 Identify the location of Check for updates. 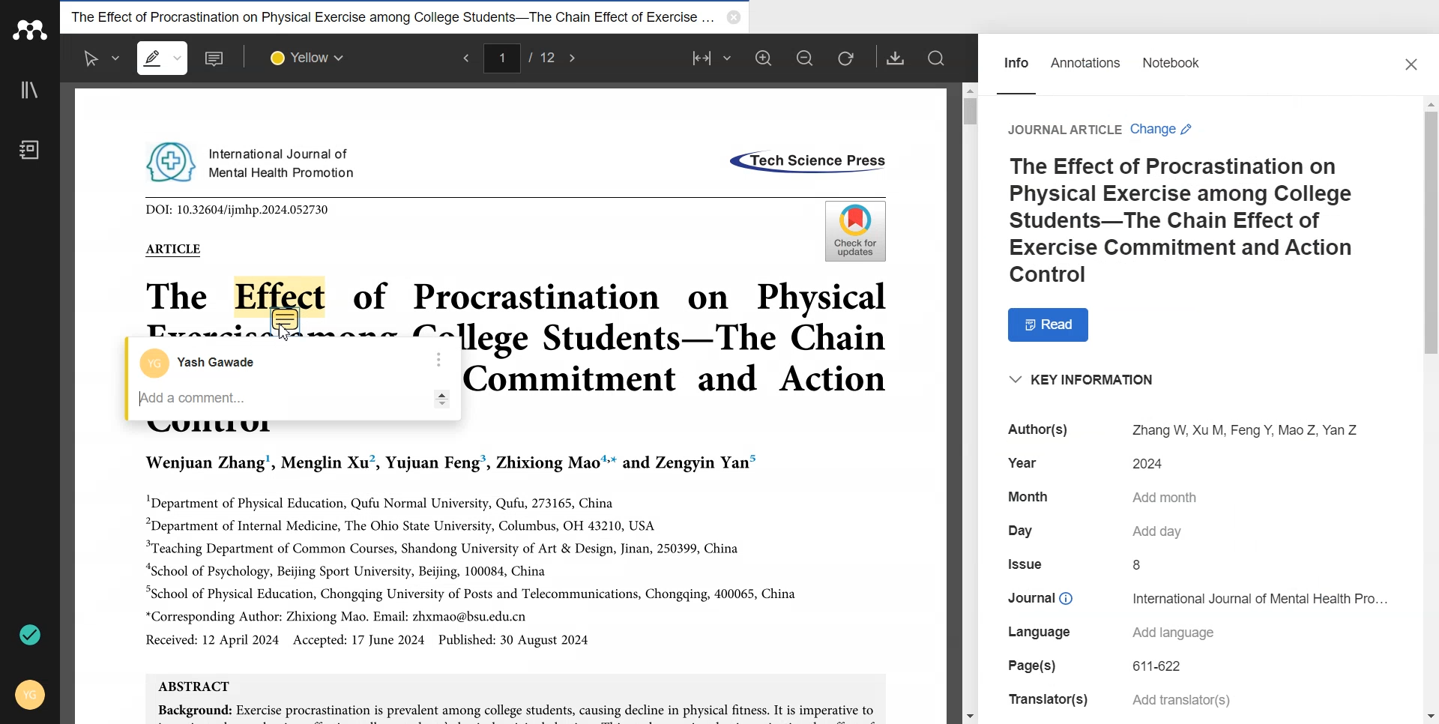
(853, 231).